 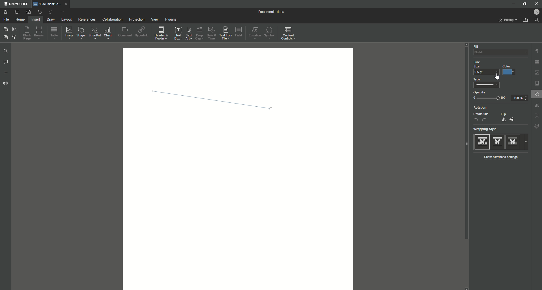 I want to click on Restore, so click(x=523, y=4).